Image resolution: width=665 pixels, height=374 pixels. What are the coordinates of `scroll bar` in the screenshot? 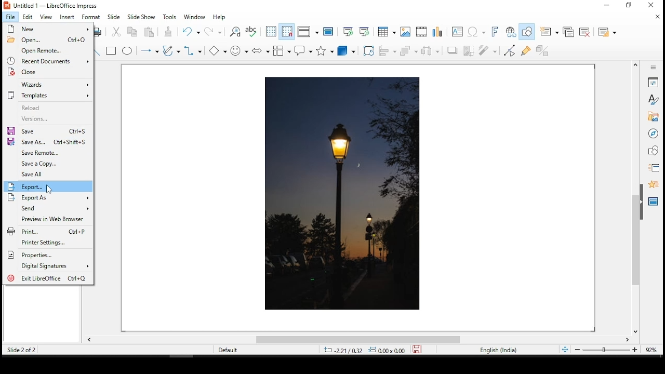 It's located at (635, 198).